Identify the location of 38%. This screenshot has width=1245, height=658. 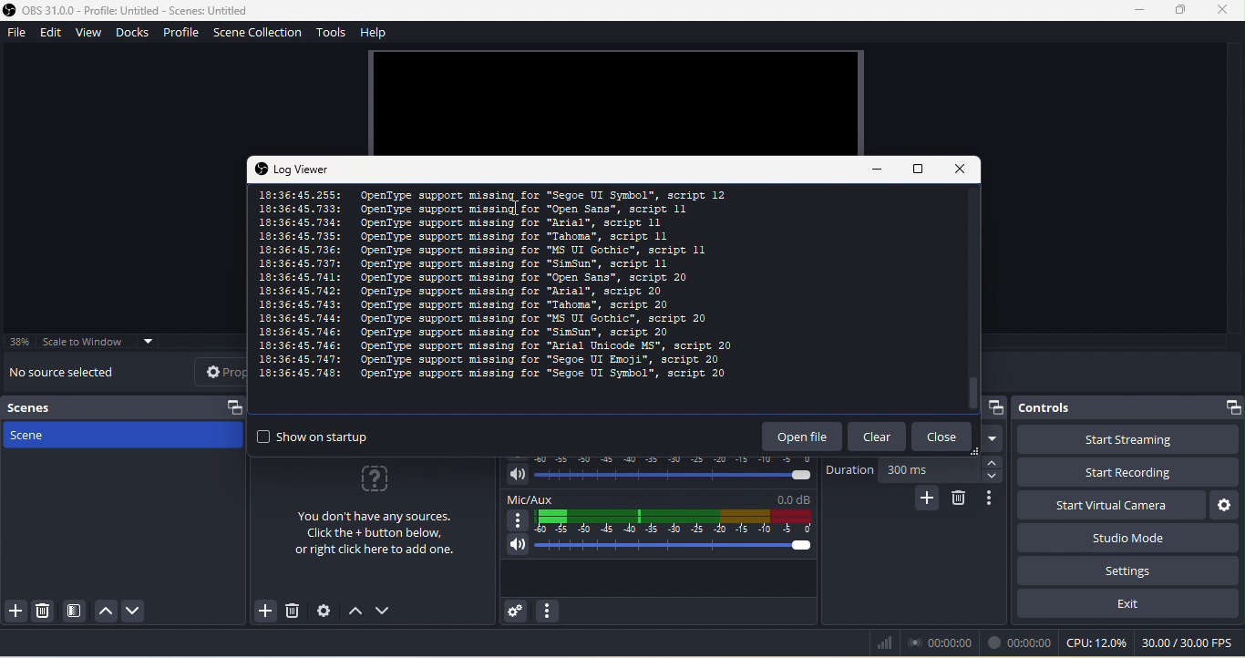
(21, 342).